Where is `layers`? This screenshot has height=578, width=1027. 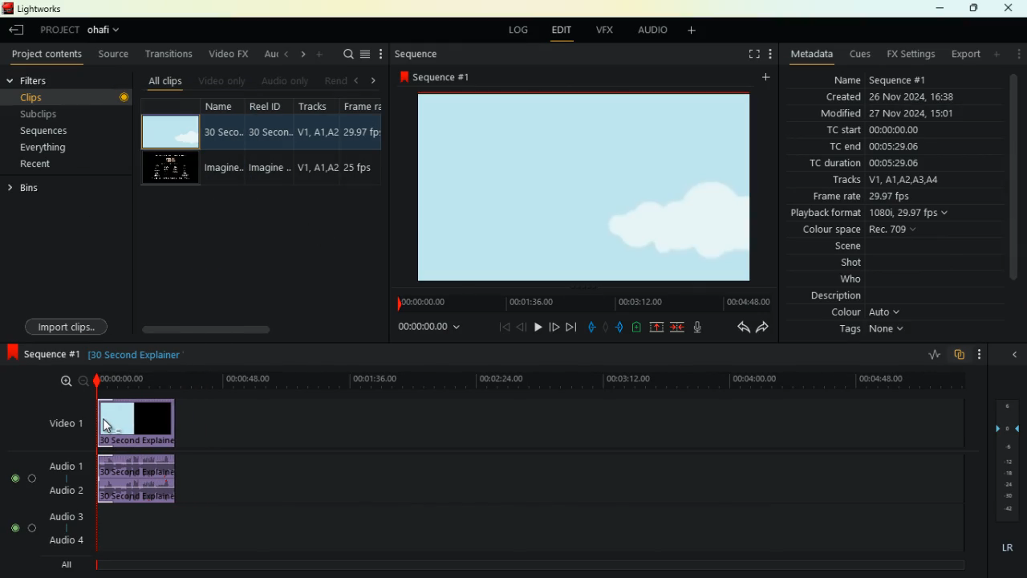 layers is located at coordinates (1006, 458).